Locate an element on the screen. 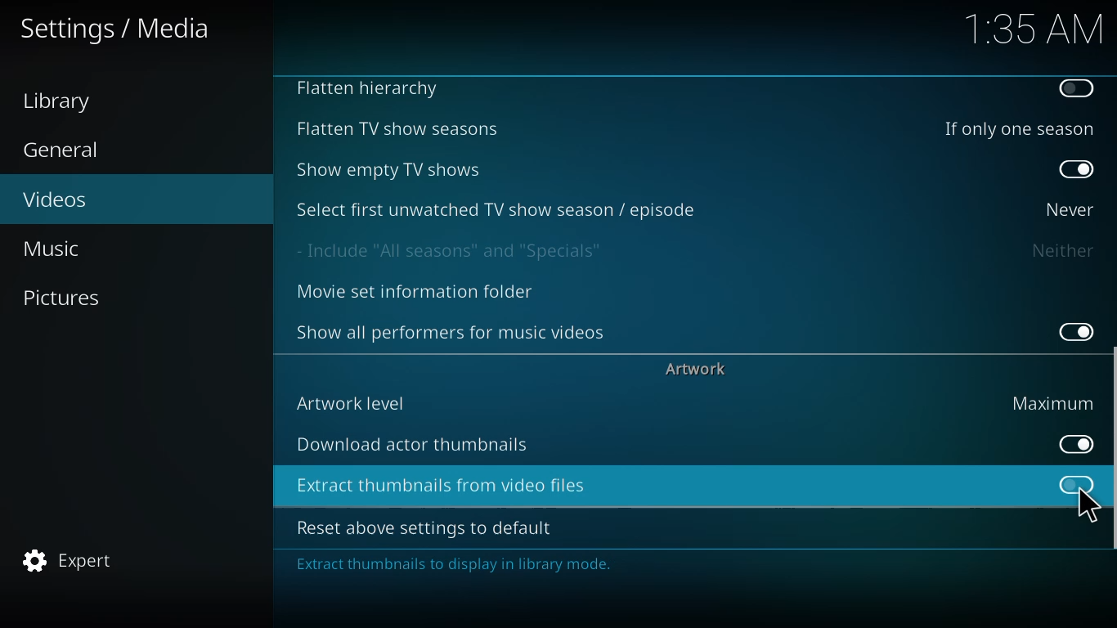 This screenshot has height=628, width=1117. extract thumbnails is located at coordinates (444, 486).